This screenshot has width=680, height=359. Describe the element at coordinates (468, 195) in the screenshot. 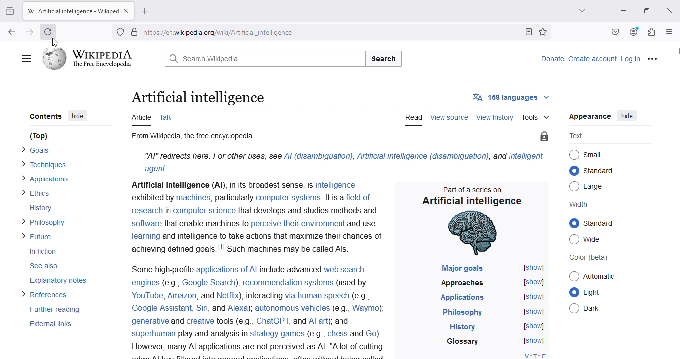

I see `Part of a series on Artificial intelligence` at that location.